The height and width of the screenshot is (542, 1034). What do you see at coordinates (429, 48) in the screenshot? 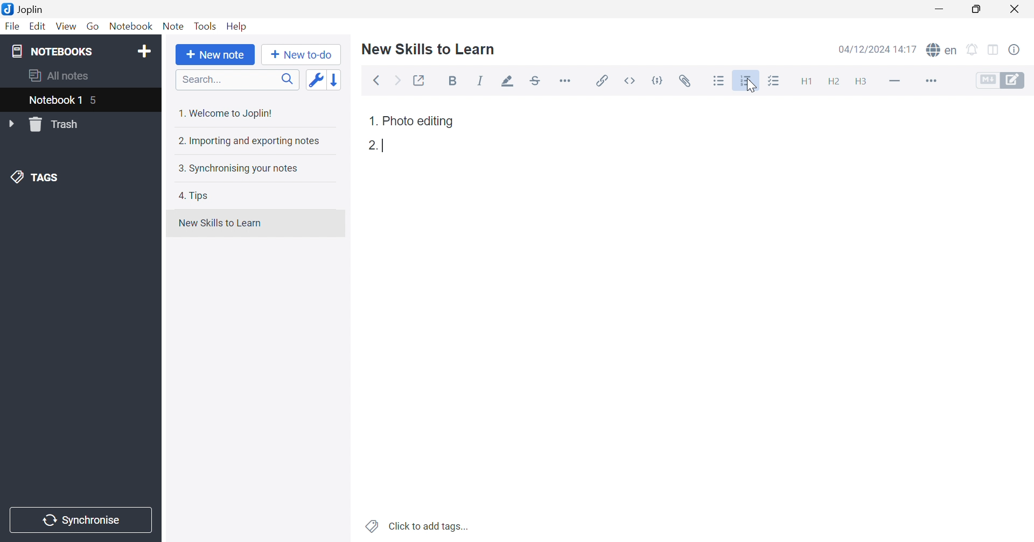
I see `New Skills to Learn` at bounding box center [429, 48].